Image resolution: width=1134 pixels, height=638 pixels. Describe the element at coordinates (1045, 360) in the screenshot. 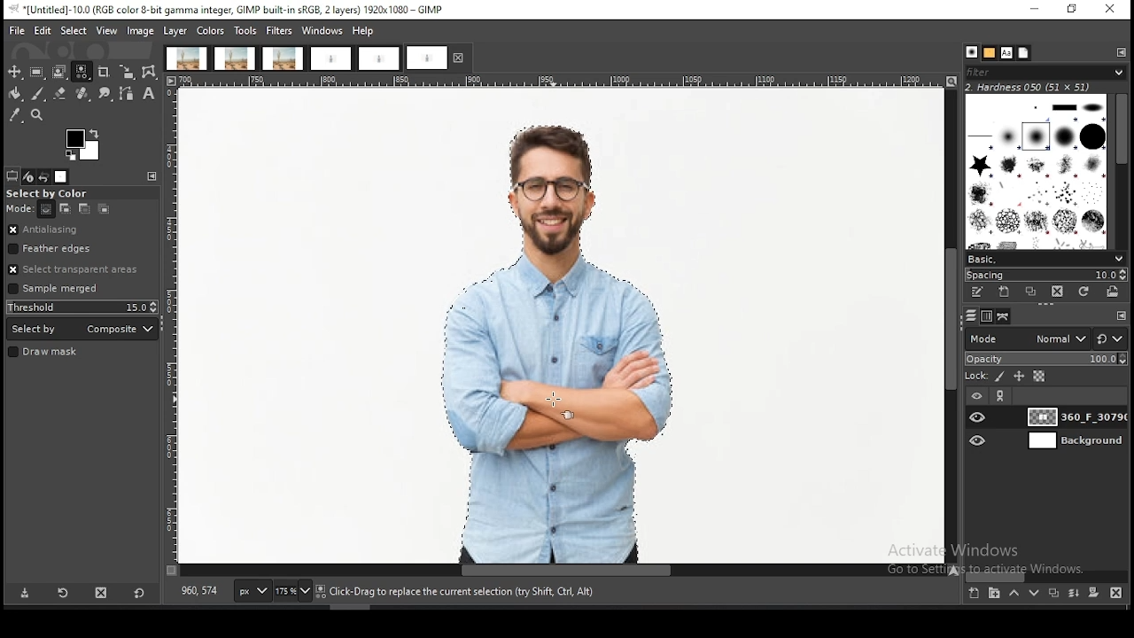

I see `opacity` at that location.